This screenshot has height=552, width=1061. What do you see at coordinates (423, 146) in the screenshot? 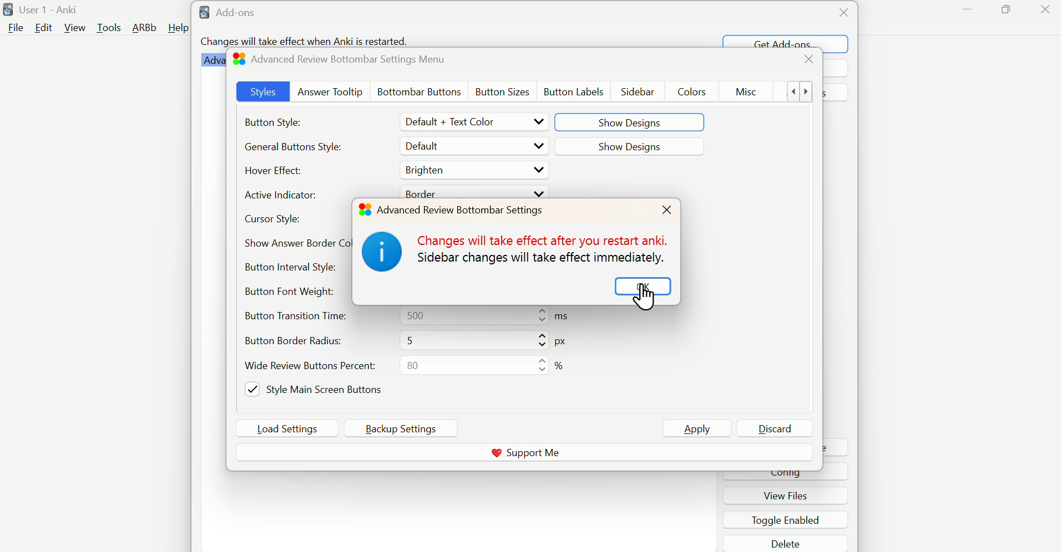
I see `Default` at bounding box center [423, 146].